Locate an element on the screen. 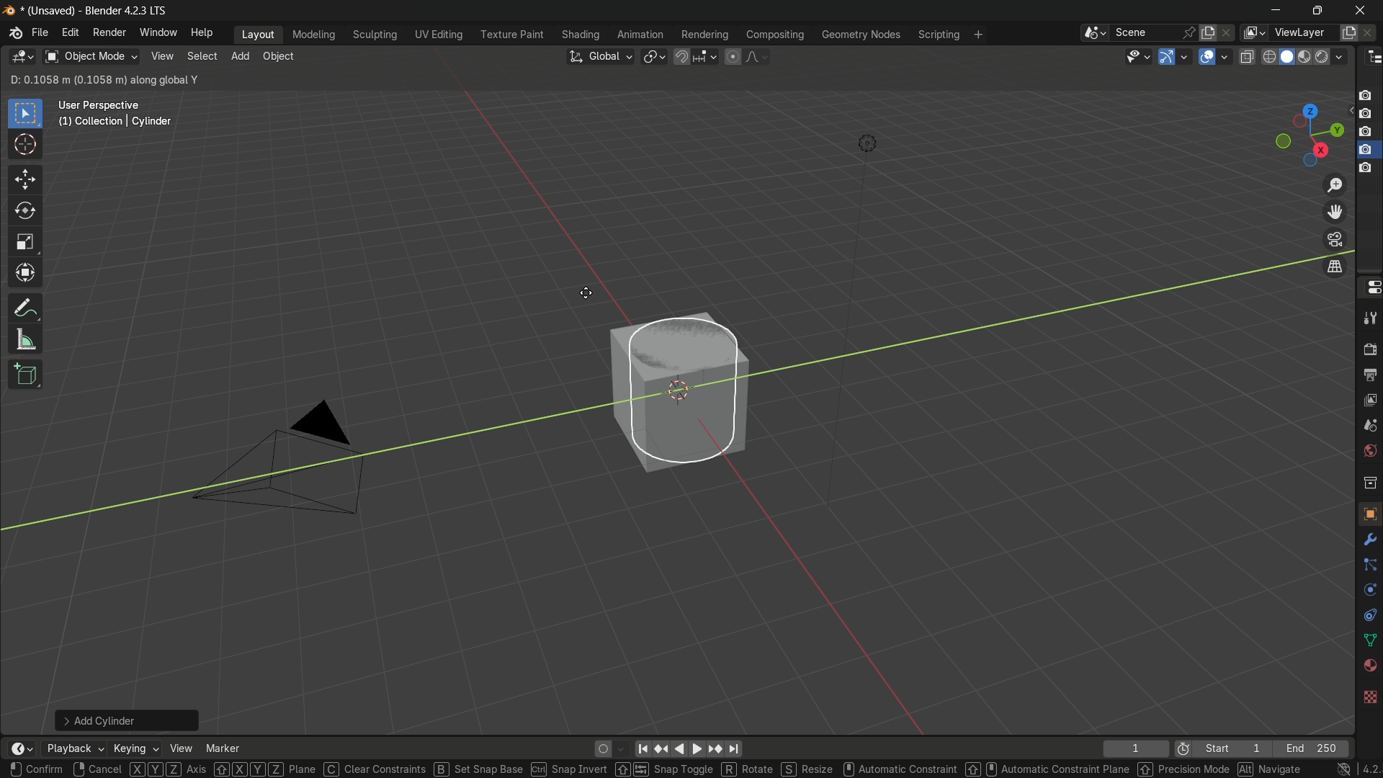 The image size is (1383, 778). back is located at coordinates (678, 750).